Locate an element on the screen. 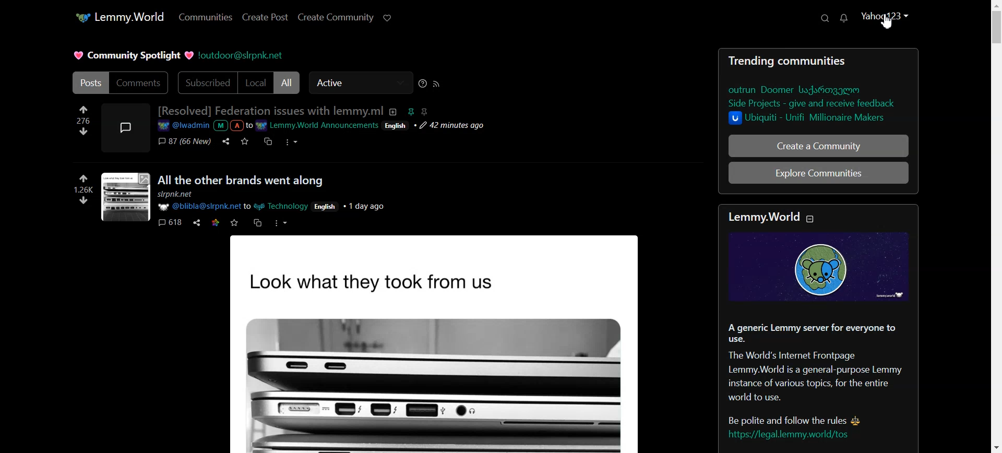 Image resolution: width=1002 pixels, height=453 pixels. downvote is located at coordinates (83, 132).